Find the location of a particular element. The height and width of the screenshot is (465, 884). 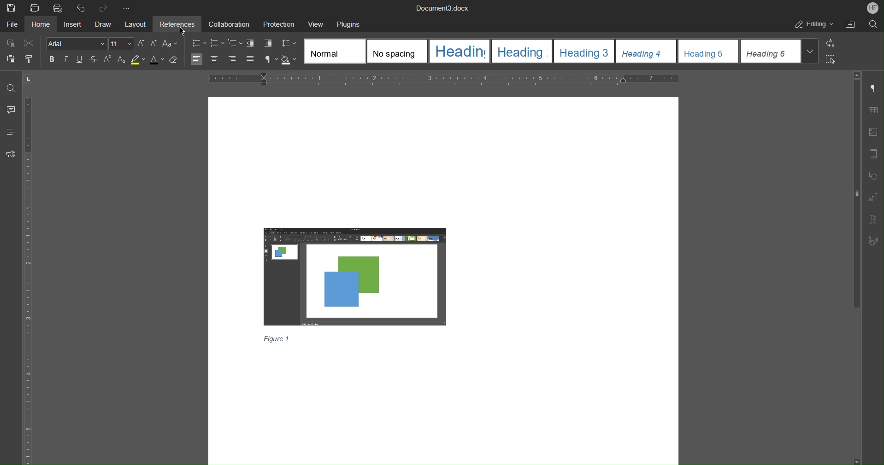

Select All is located at coordinates (831, 59).